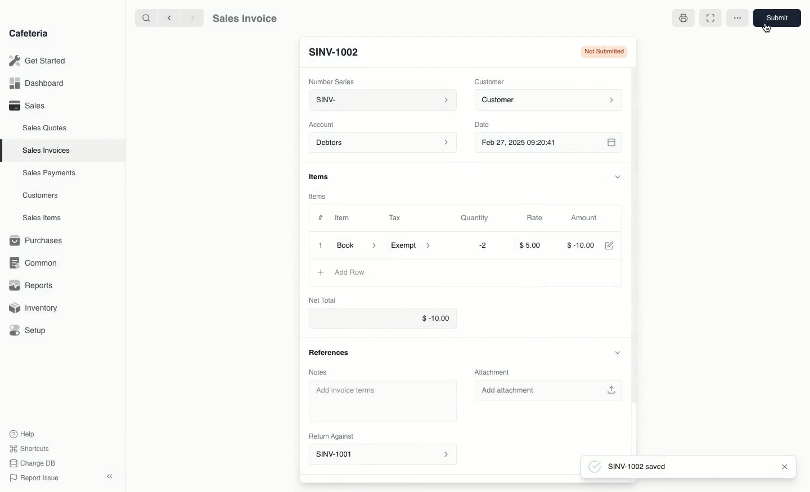 Image resolution: width=810 pixels, height=492 pixels. What do you see at coordinates (538, 218) in the screenshot?
I see `Rate` at bounding box center [538, 218].